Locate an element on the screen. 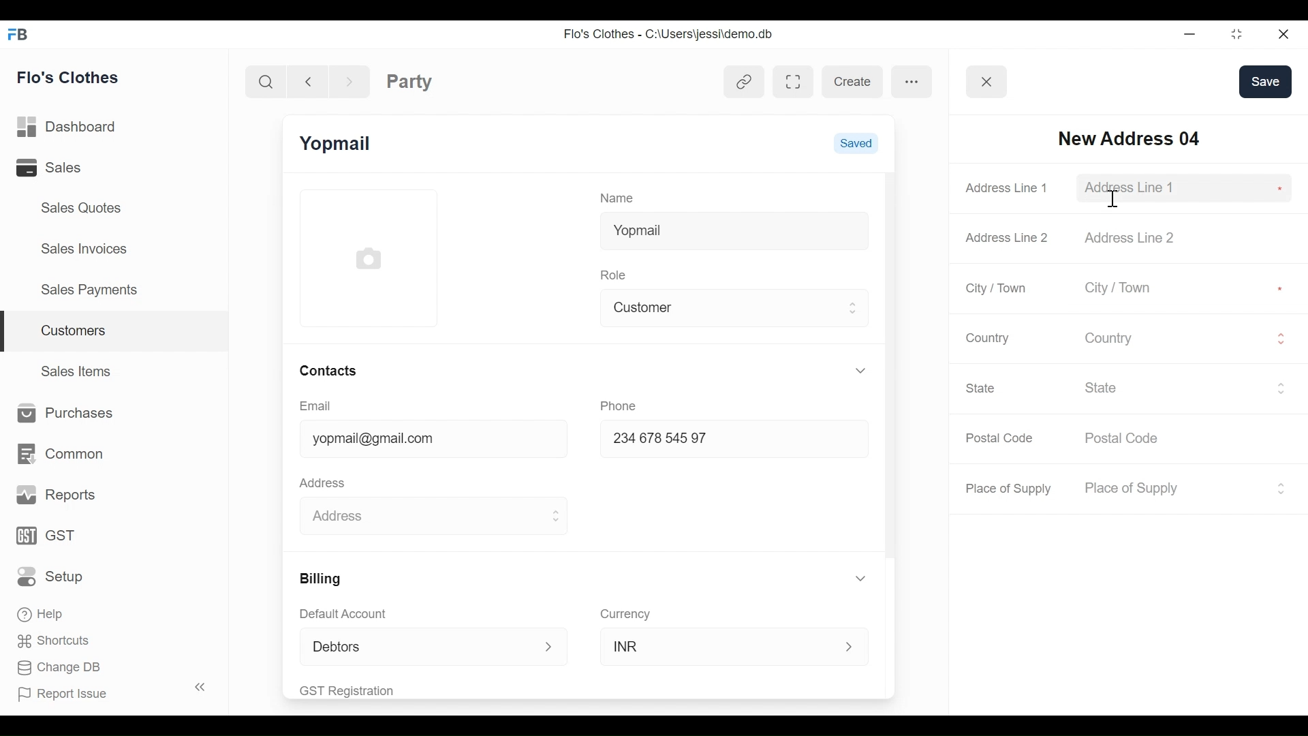 The height and width of the screenshot is (736, 1308). Billing is located at coordinates (319, 579).